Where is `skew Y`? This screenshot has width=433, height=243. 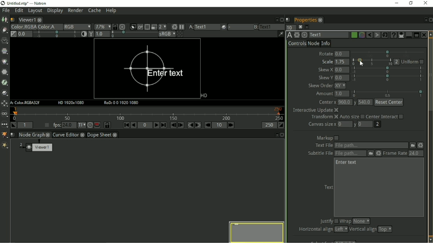 skew Y is located at coordinates (370, 78).